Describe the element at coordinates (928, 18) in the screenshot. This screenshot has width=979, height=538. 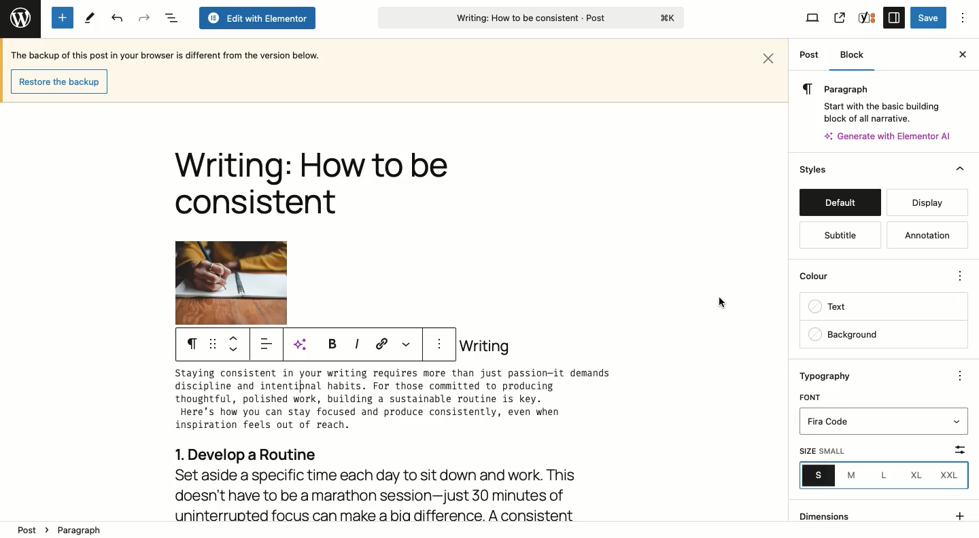
I see `Save` at that location.